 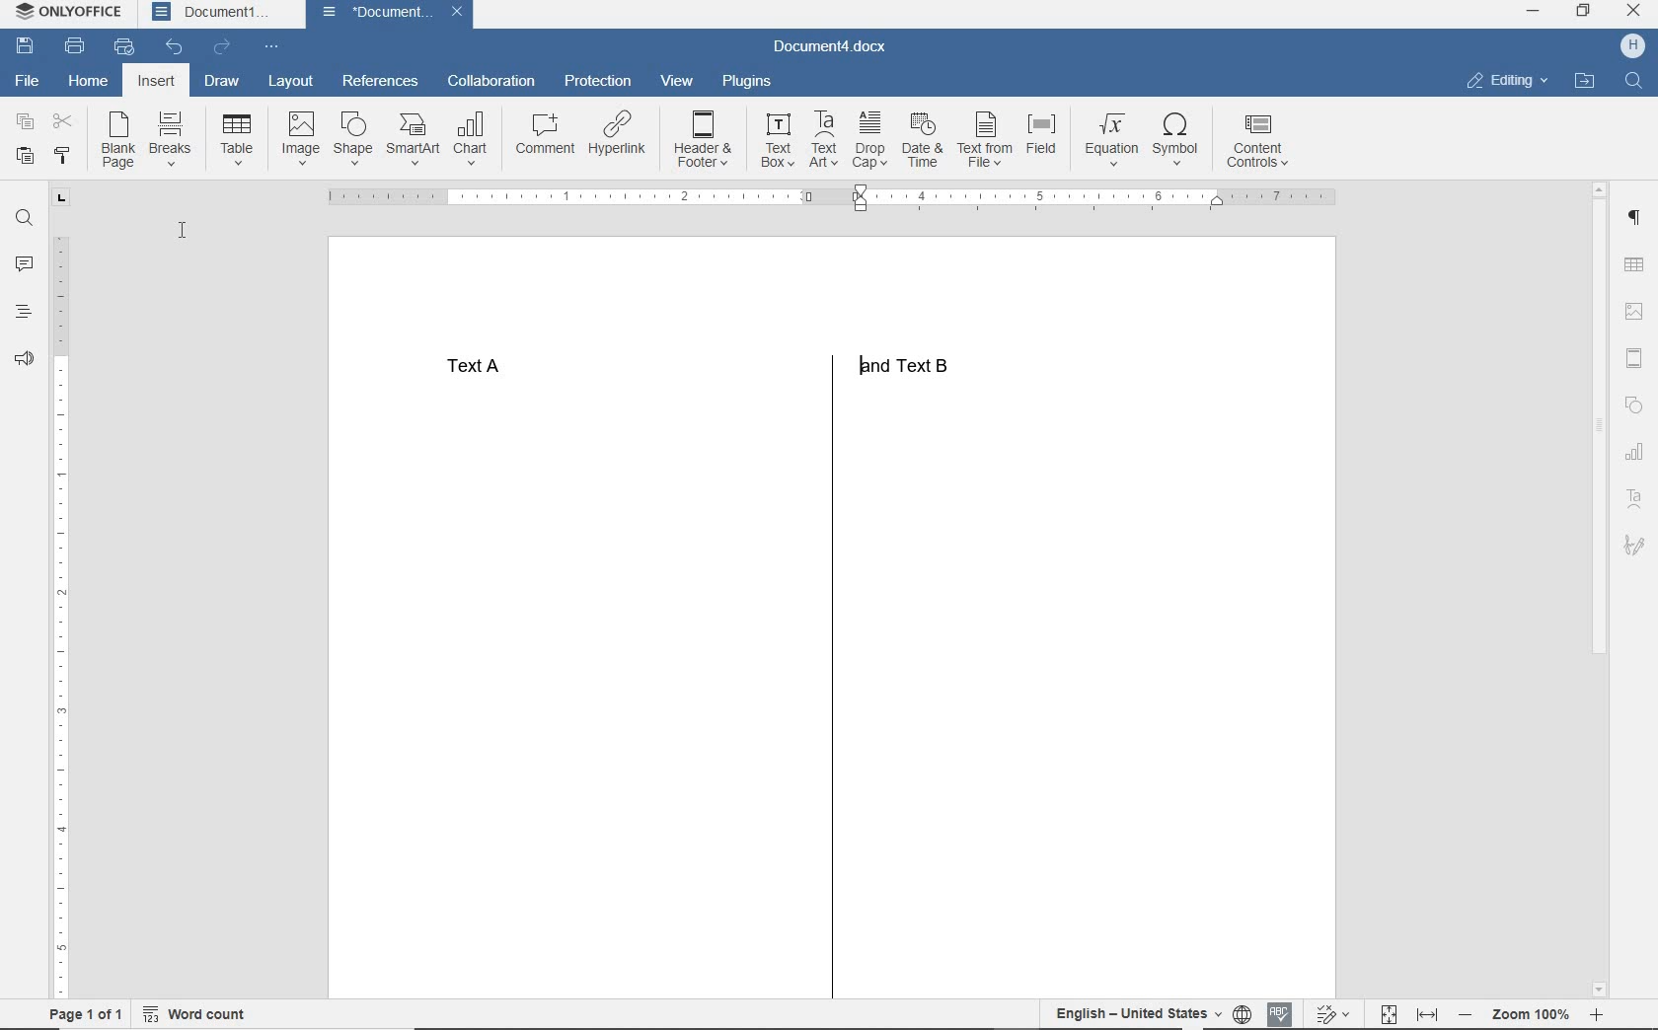 What do you see at coordinates (1242, 1011) in the screenshot?
I see `SET DOCUMENT LANGUAGE` at bounding box center [1242, 1011].